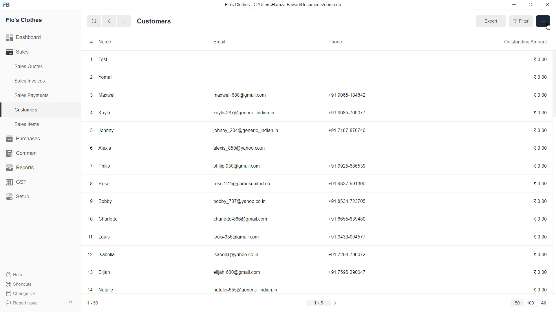 The height and width of the screenshot is (312, 556). What do you see at coordinates (90, 220) in the screenshot?
I see `10` at bounding box center [90, 220].